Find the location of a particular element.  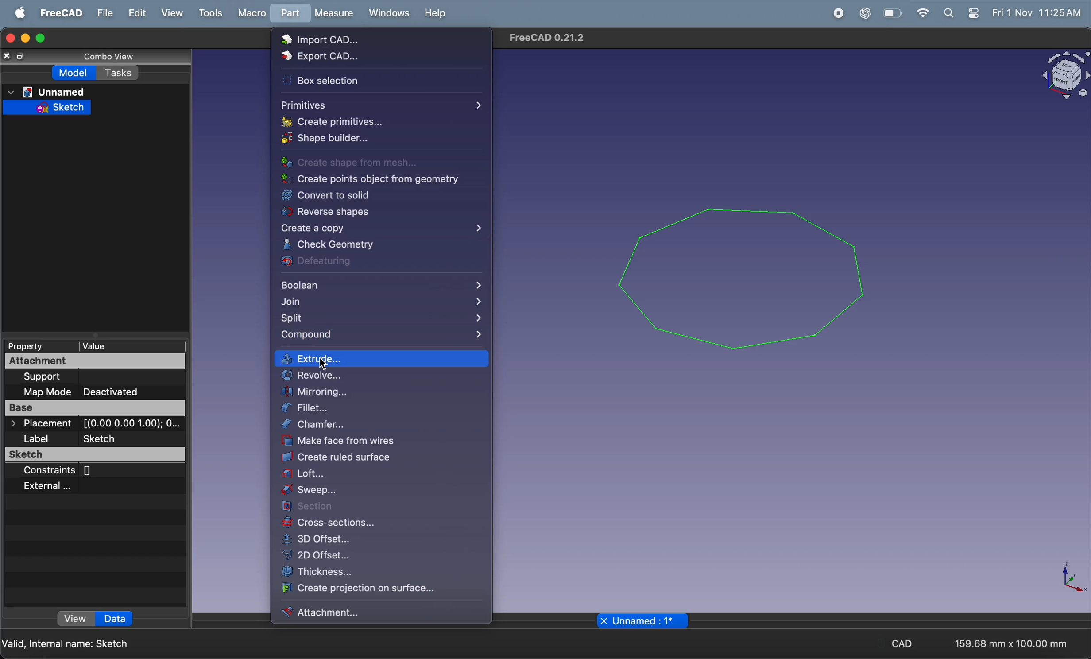

cross-sections is located at coordinates (381, 525).